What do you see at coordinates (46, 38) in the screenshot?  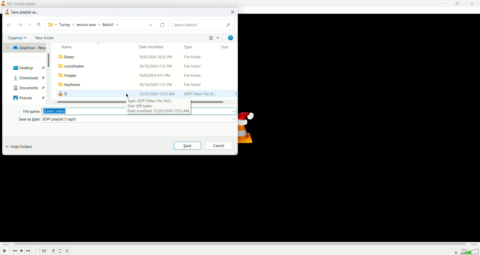 I see `newfolder` at bounding box center [46, 38].